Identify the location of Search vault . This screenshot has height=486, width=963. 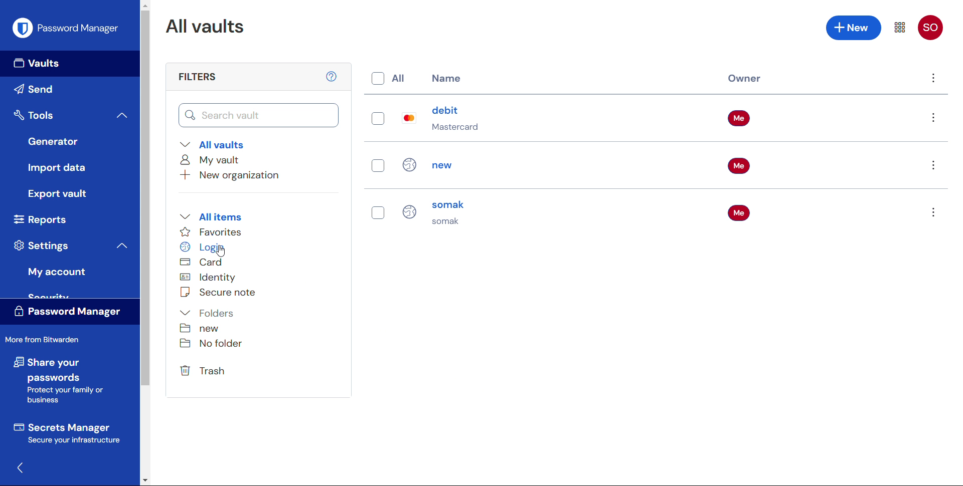
(257, 115).